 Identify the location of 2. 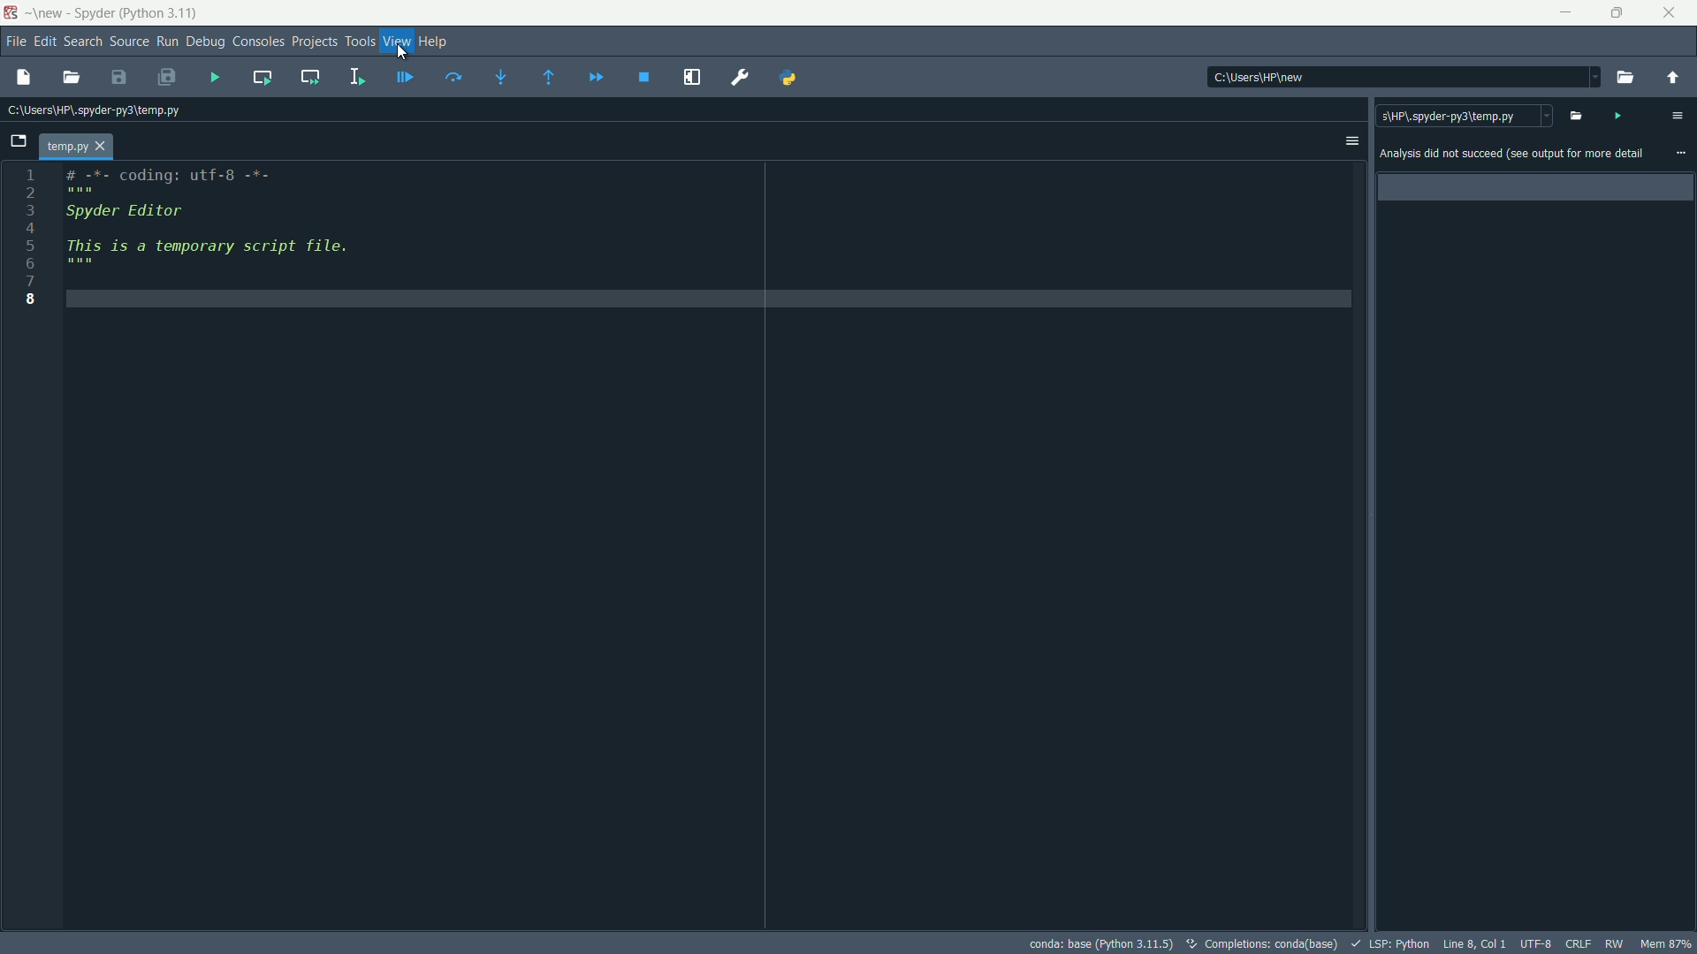
(34, 193).